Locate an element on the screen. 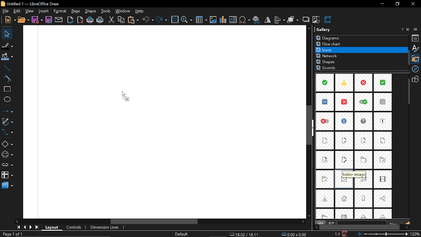 The width and height of the screenshot is (421, 237). open is located at coordinates (23, 20).